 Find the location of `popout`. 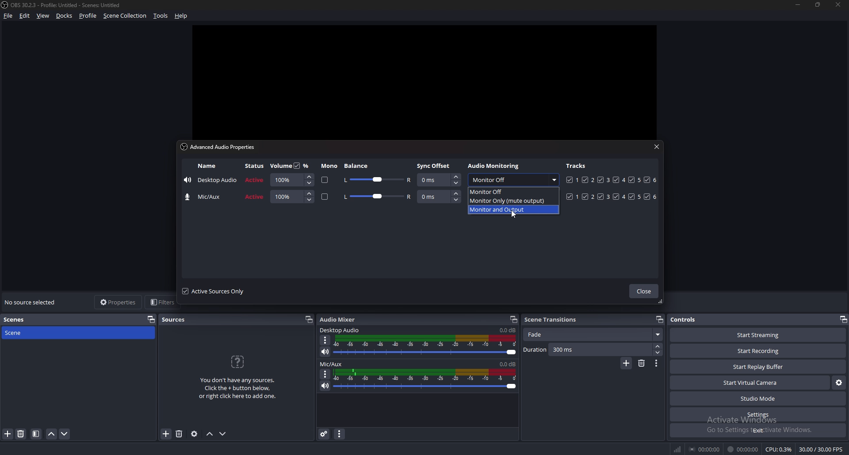

popout is located at coordinates (514, 319).